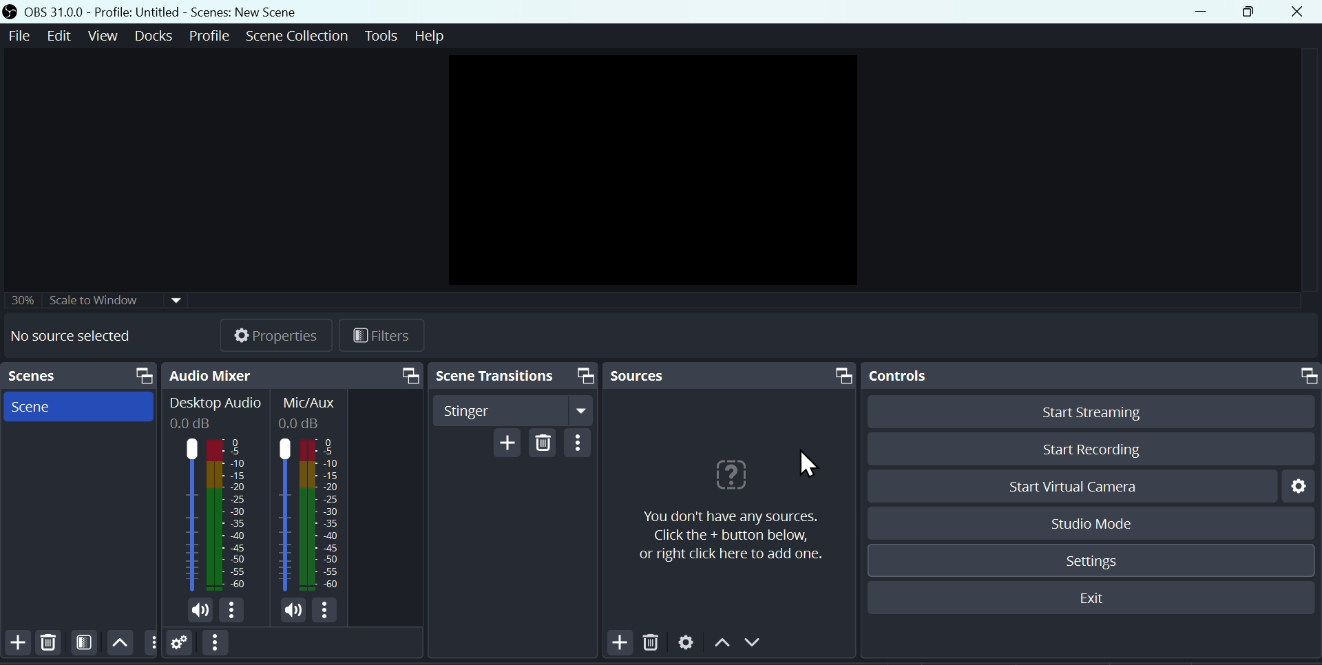 This screenshot has height=665, width=1322. Describe the element at coordinates (1204, 12) in the screenshot. I see `minimise` at that location.